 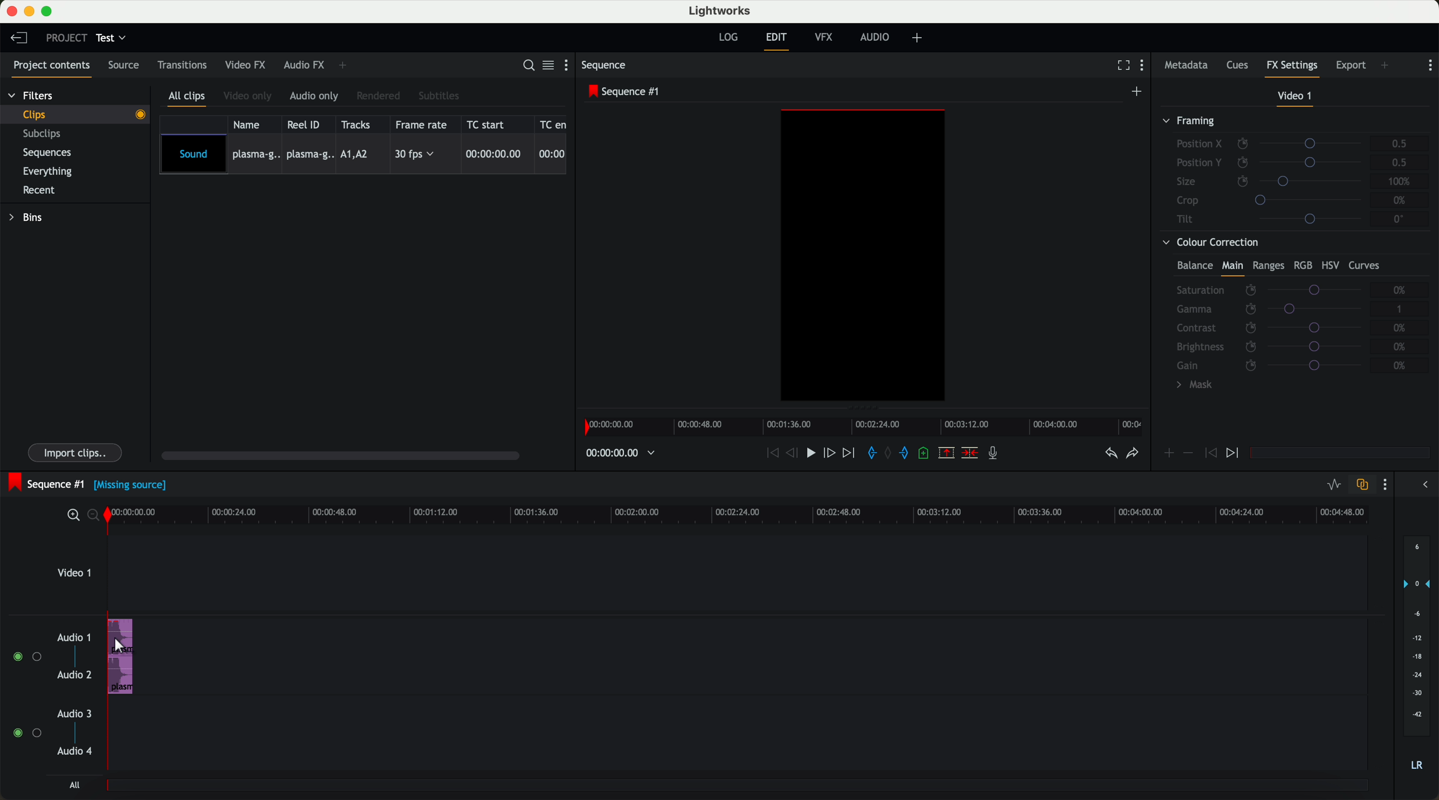 I want to click on add out mark, so click(x=908, y=454).